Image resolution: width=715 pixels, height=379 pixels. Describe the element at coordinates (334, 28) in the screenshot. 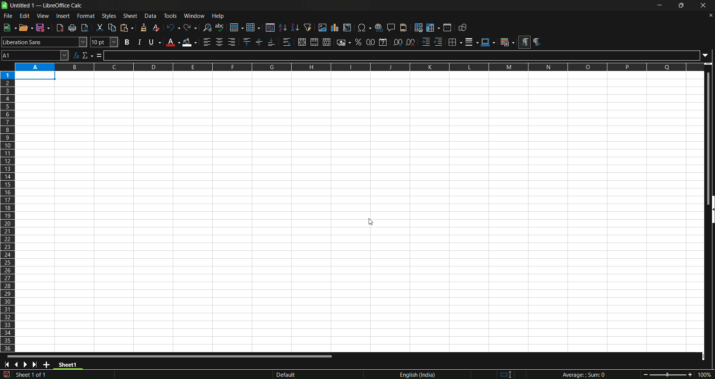

I see `insert chart` at that location.